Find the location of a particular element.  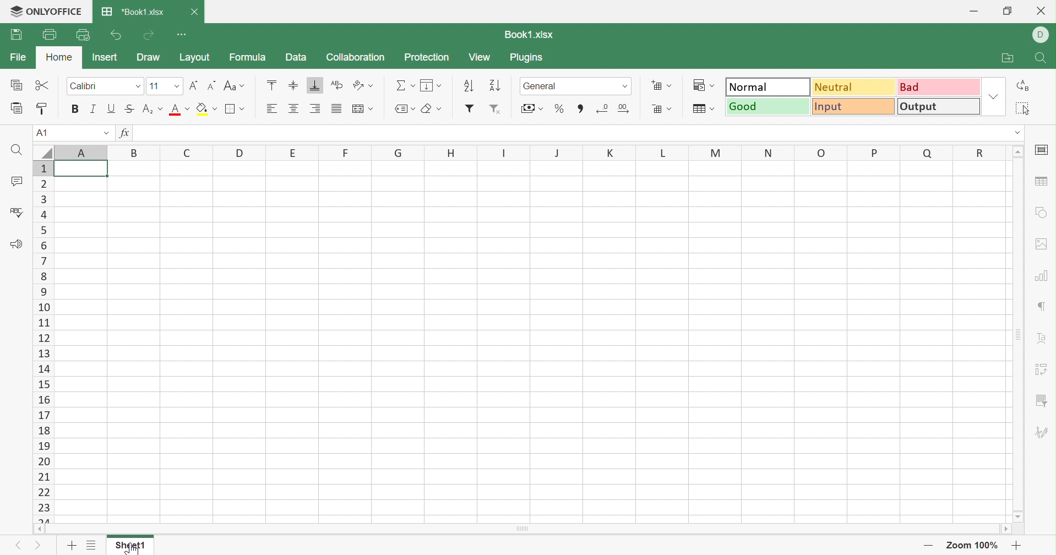

Strikethrough is located at coordinates (129, 108).